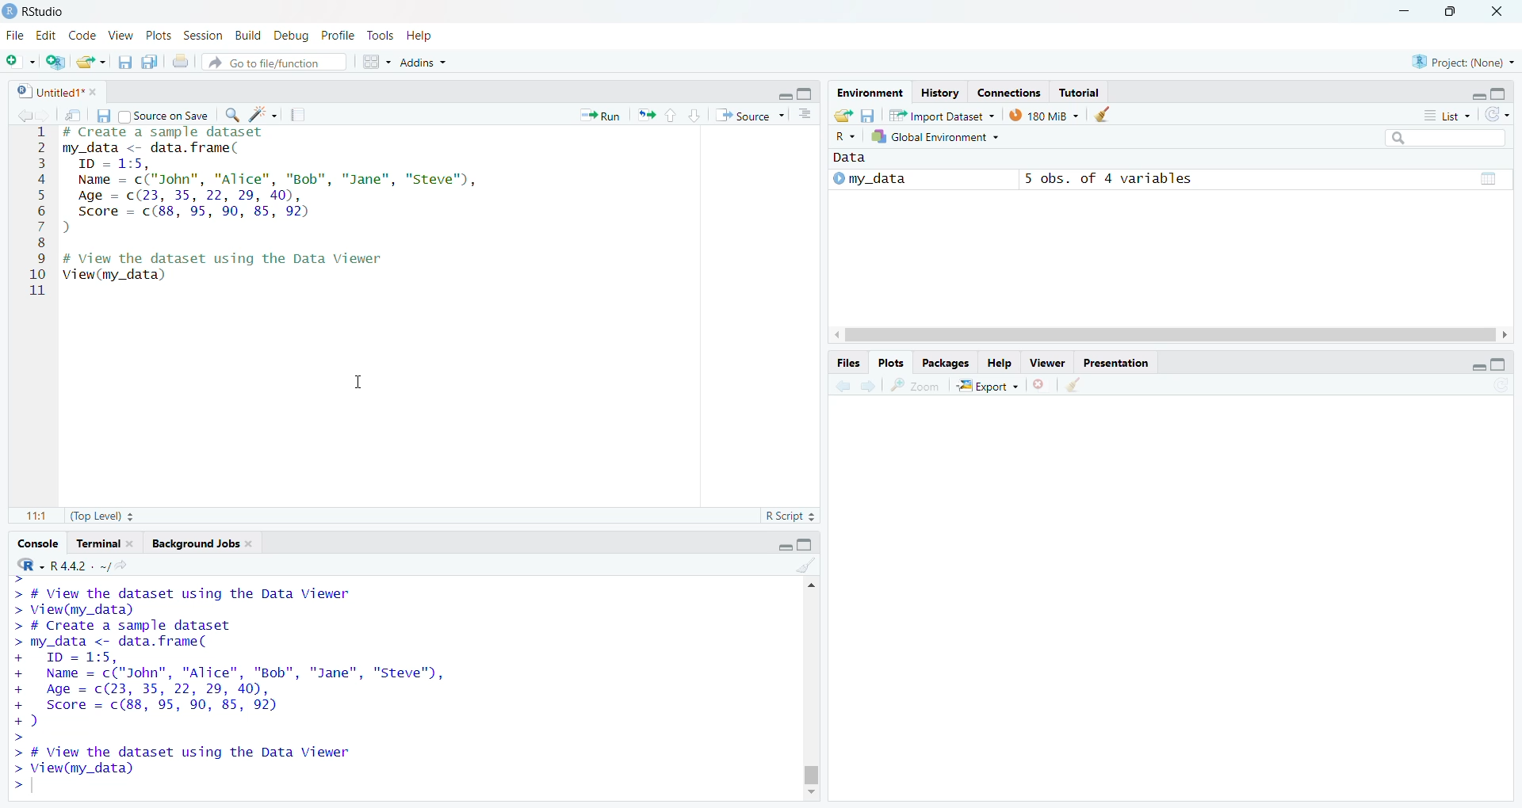 This screenshot has height=808, width=1522. What do you see at coordinates (870, 94) in the screenshot?
I see `Environment` at bounding box center [870, 94].